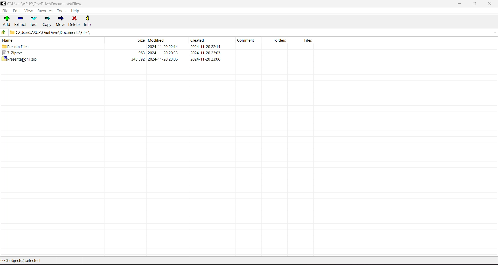 The width and height of the screenshot is (498, 265). What do you see at coordinates (47, 21) in the screenshot?
I see `Copy` at bounding box center [47, 21].